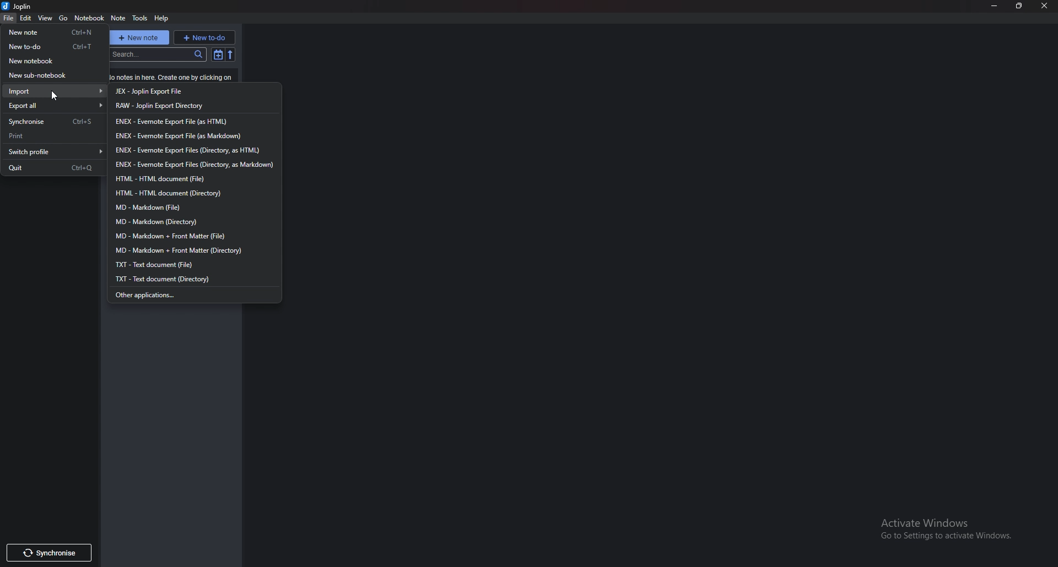 This screenshot has height=567, width=1058. What do you see at coordinates (141, 18) in the screenshot?
I see `Tools` at bounding box center [141, 18].